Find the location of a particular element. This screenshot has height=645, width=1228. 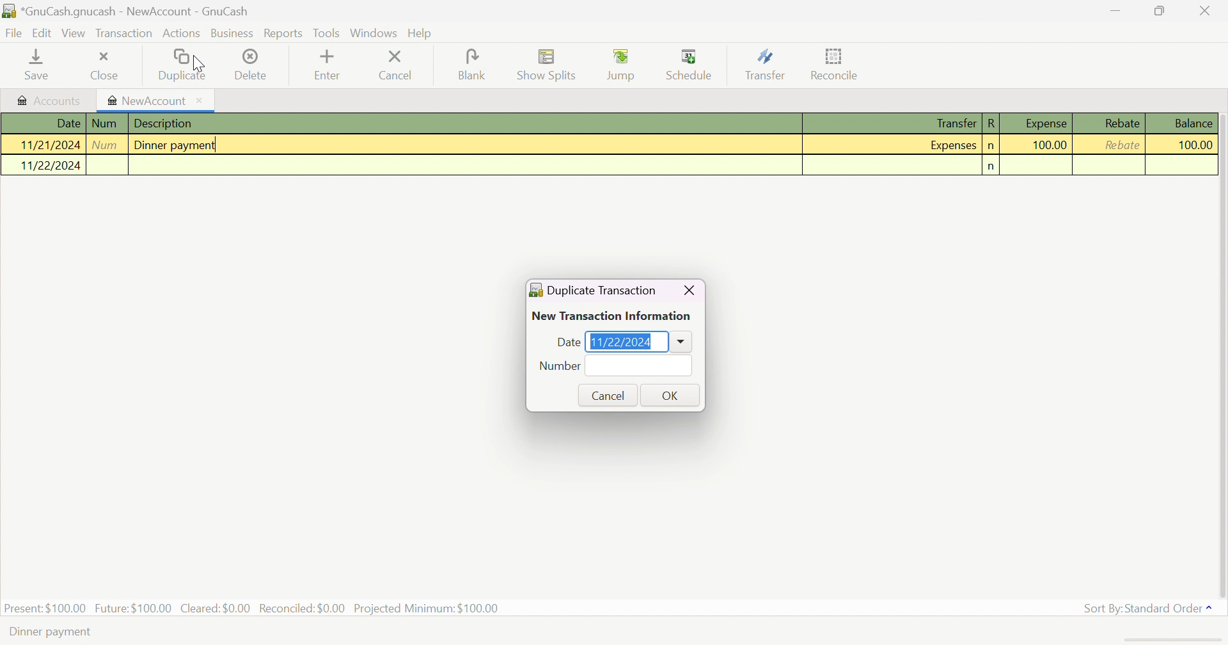

n is located at coordinates (989, 147).